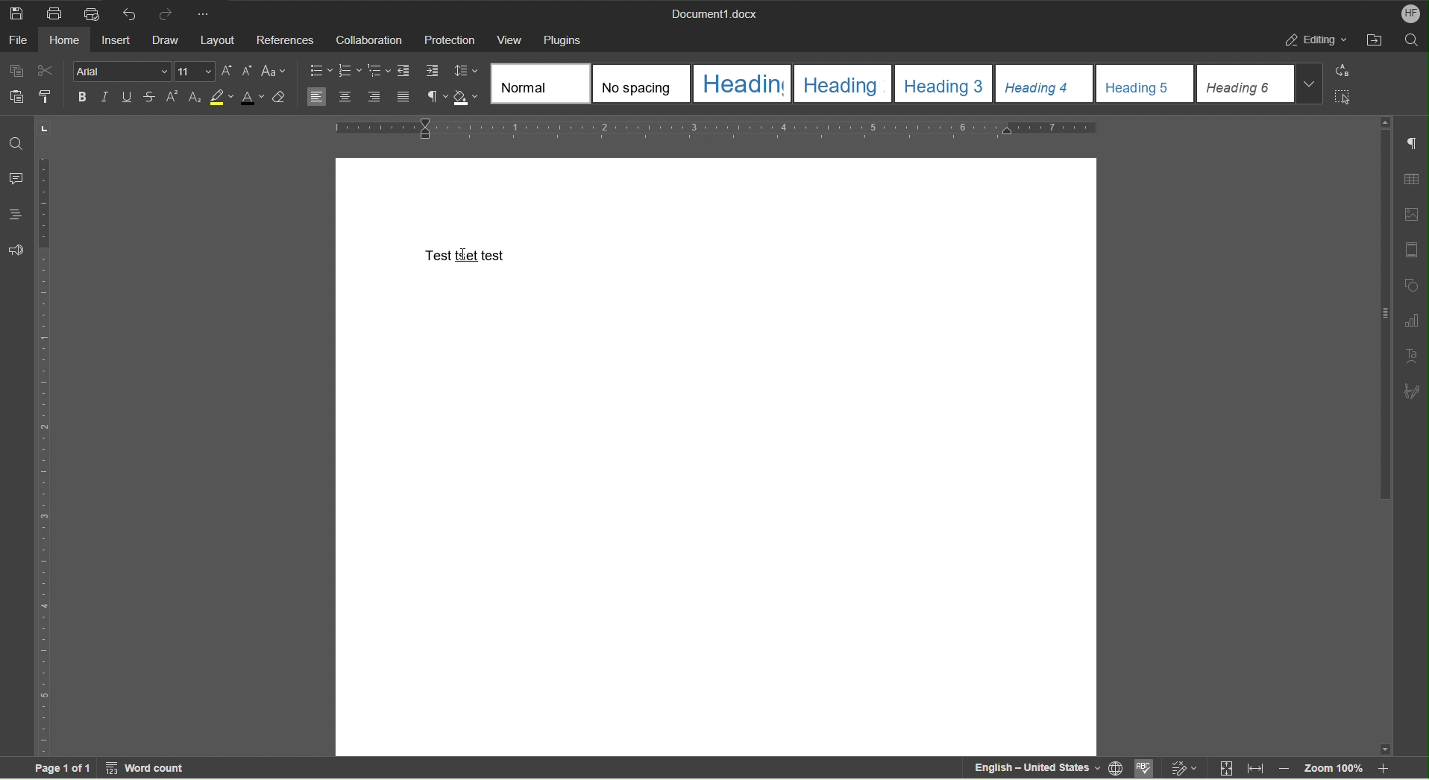  I want to click on Track Changes, so click(1190, 769).